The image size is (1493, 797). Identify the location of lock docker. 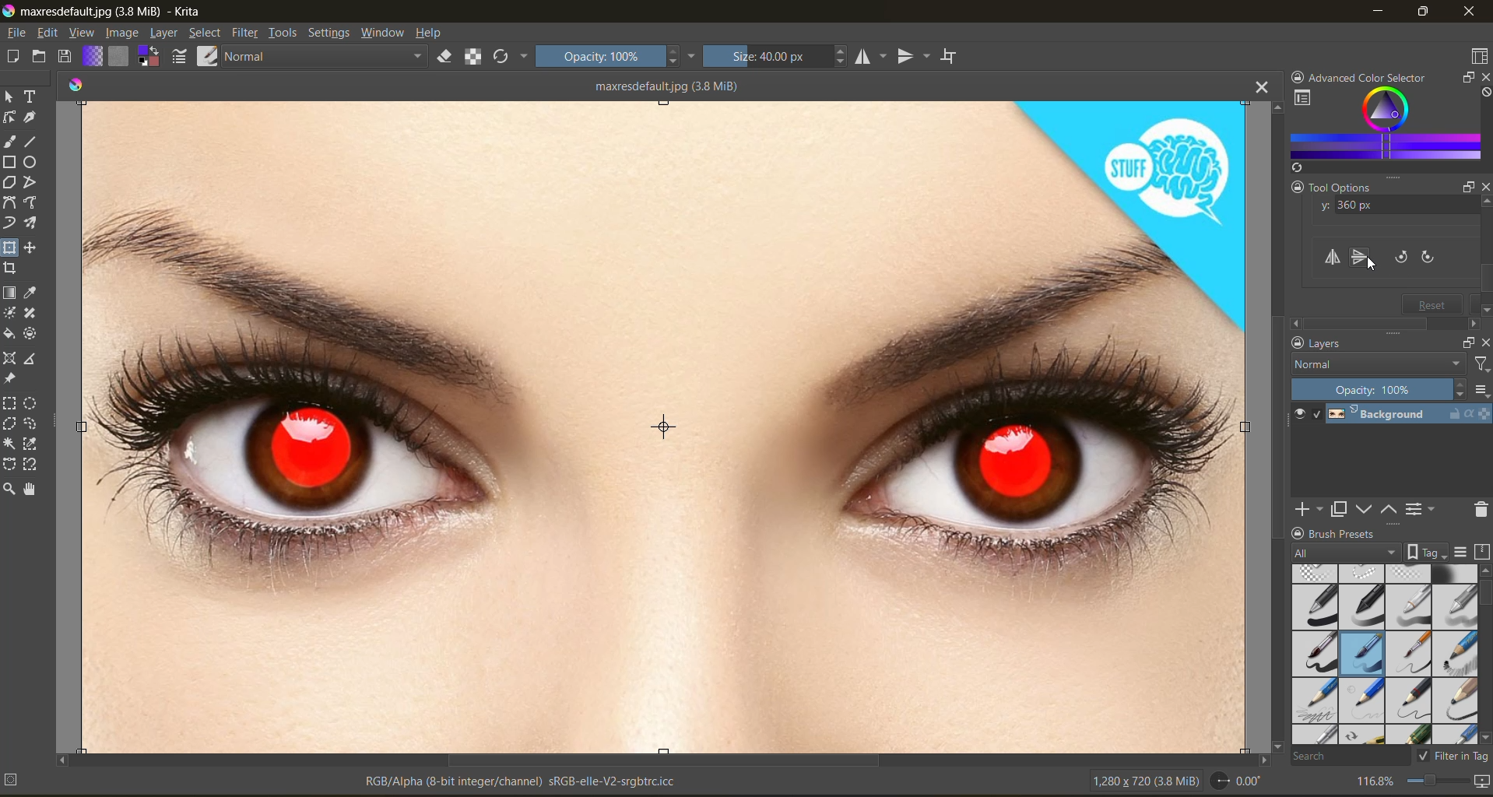
(1300, 78).